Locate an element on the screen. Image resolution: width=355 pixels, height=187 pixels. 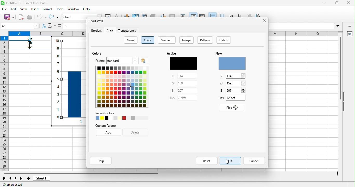
none is located at coordinates (130, 40).